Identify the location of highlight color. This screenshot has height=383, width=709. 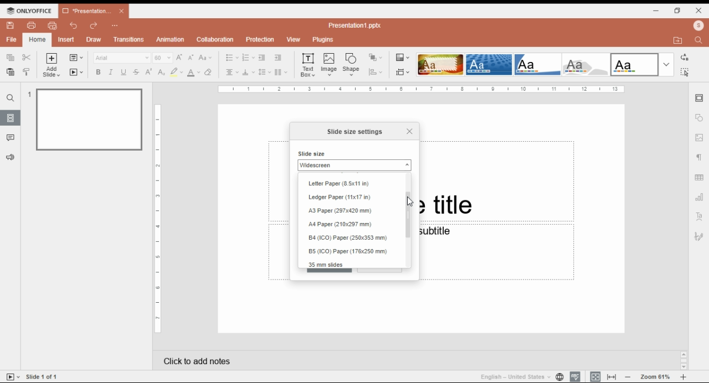
(176, 72).